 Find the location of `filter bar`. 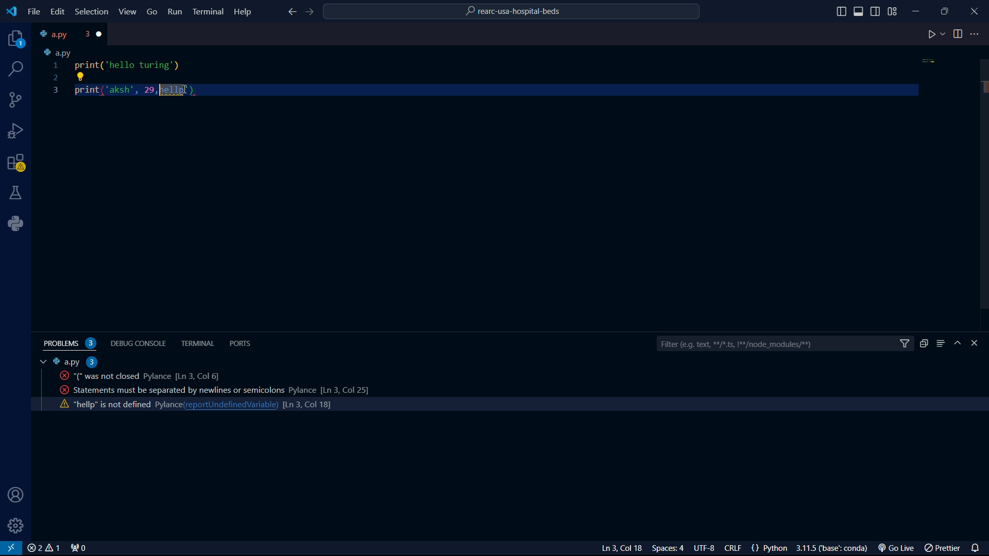

filter bar is located at coordinates (785, 344).